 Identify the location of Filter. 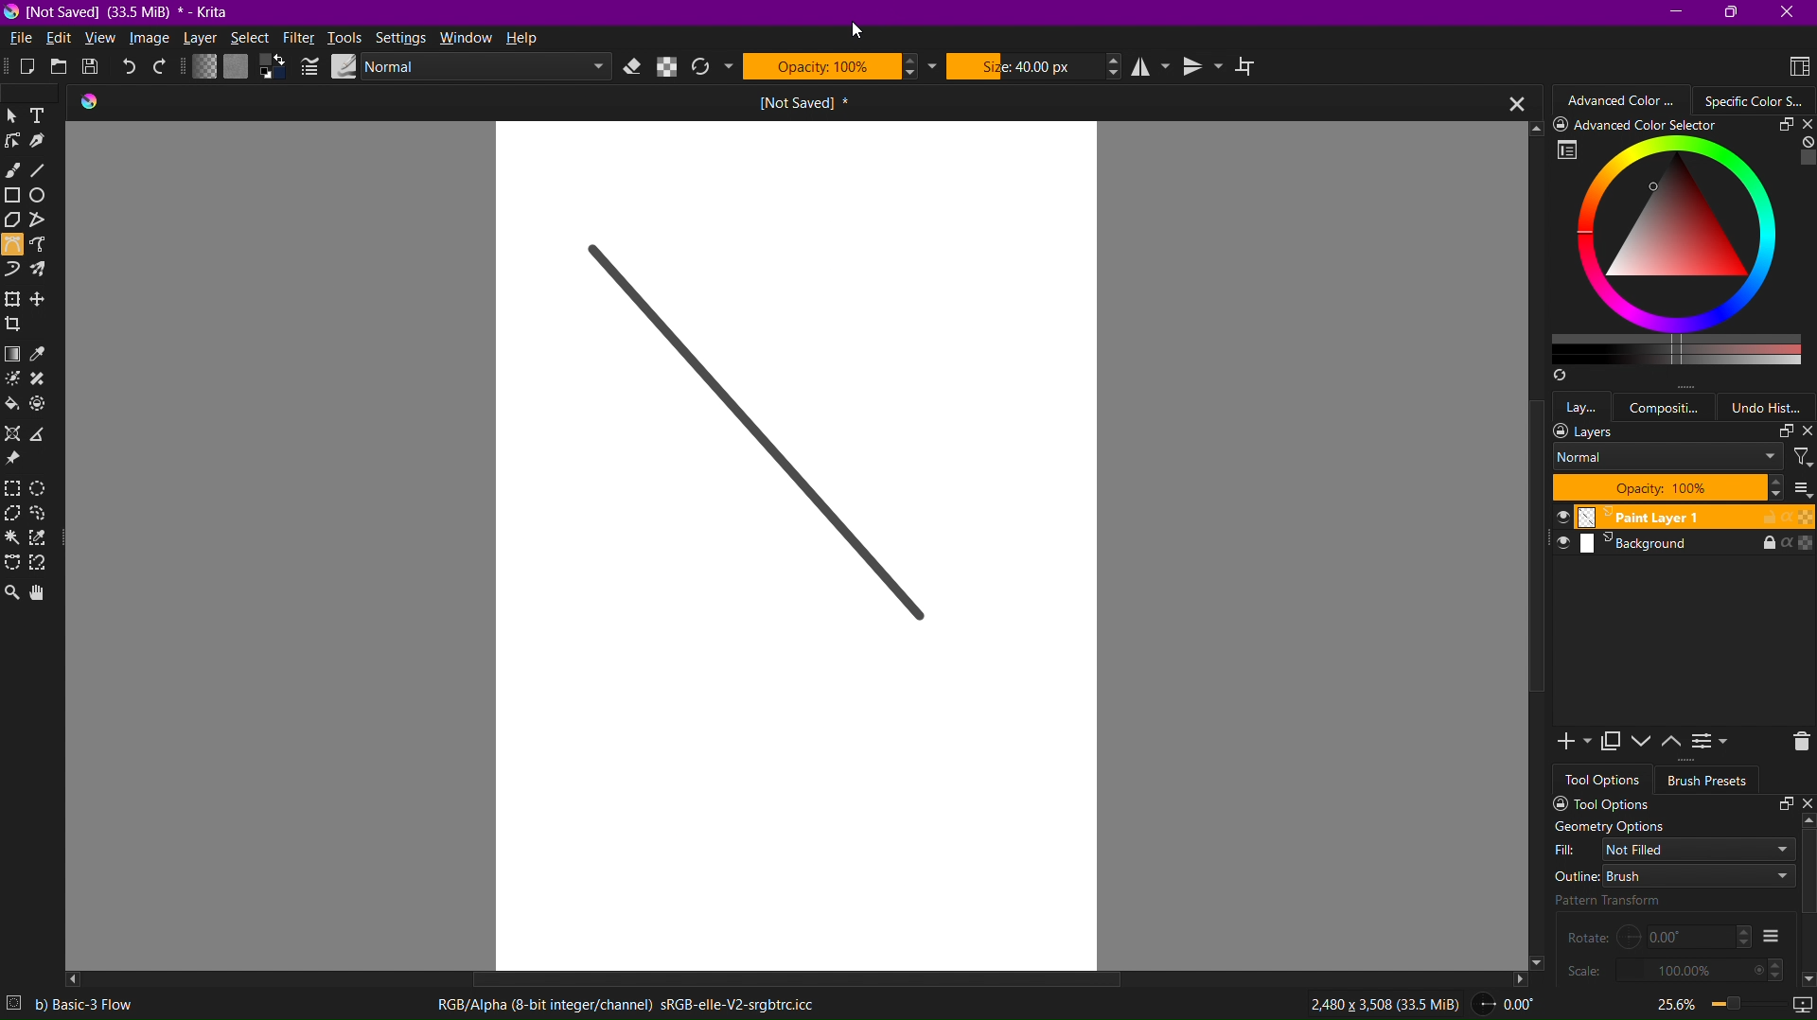
(298, 37).